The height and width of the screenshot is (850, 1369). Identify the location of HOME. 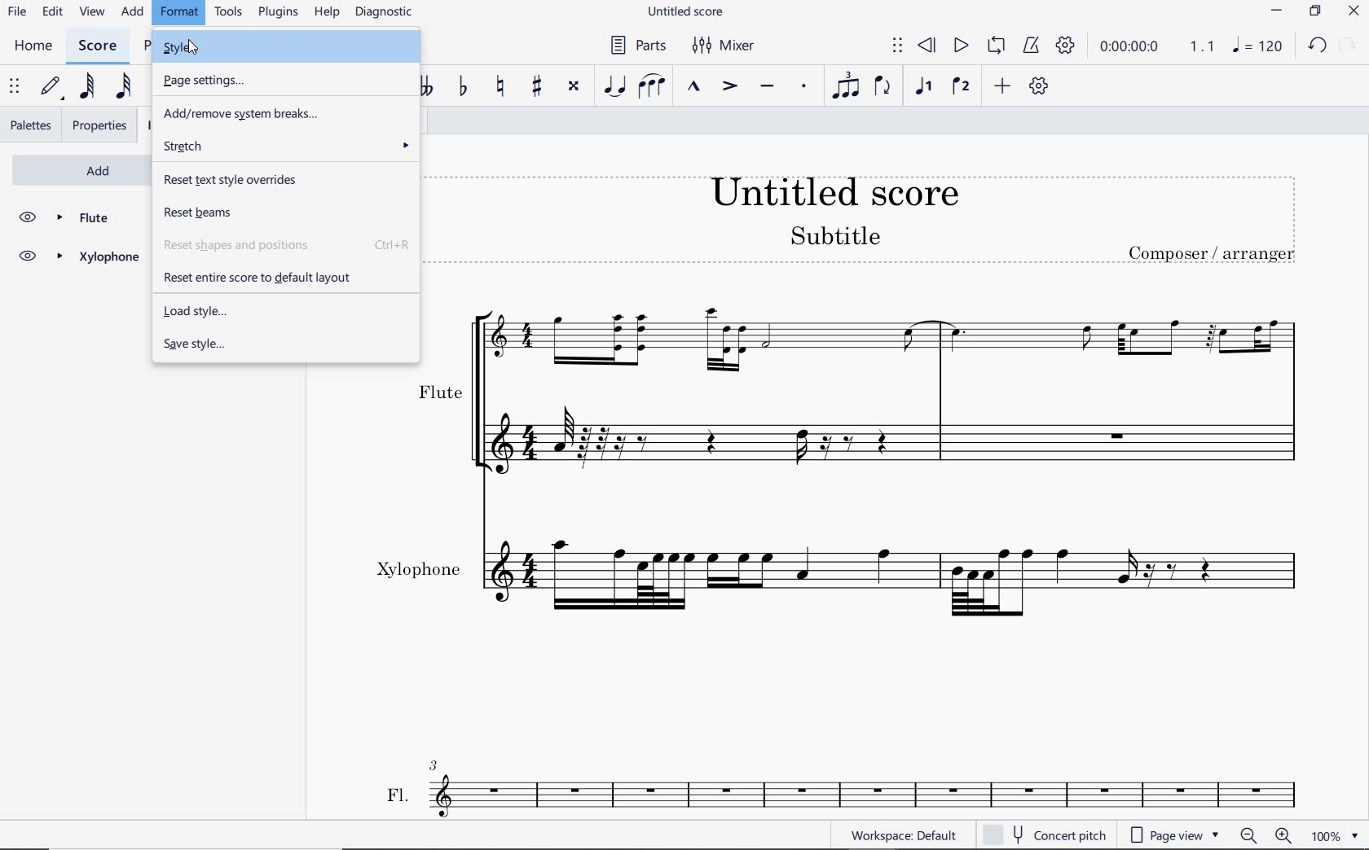
(33, 46).